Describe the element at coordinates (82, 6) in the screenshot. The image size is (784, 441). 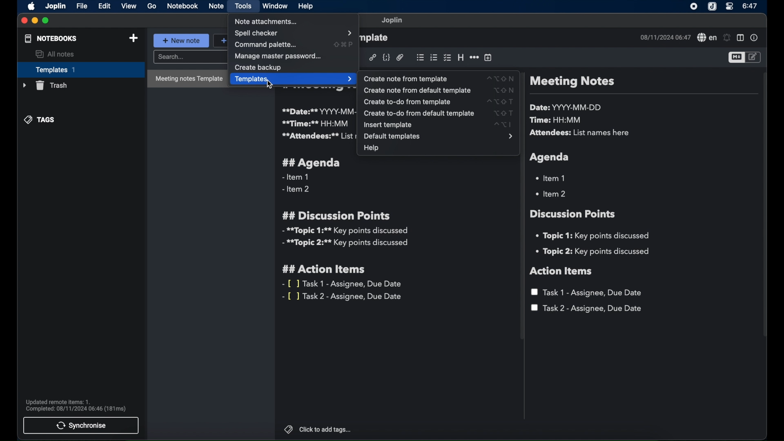
I see `file` at that location.